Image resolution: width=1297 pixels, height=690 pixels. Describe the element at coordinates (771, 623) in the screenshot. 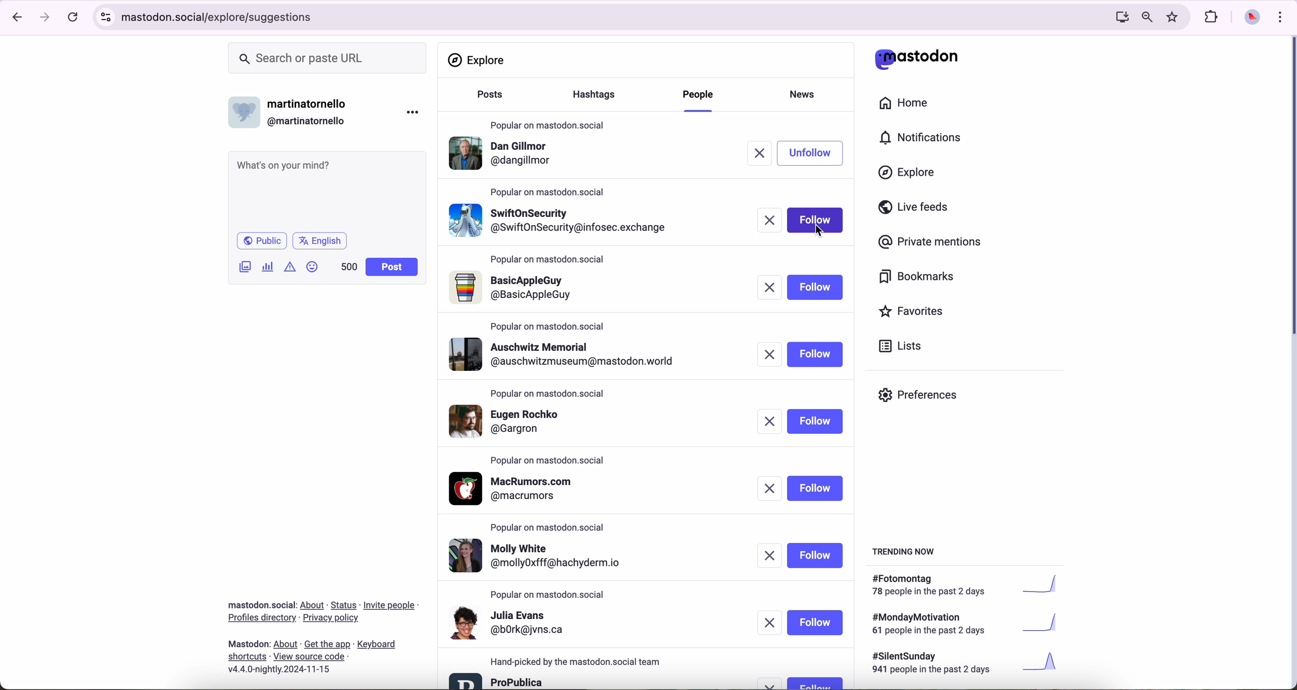

I see `remove` at that location.